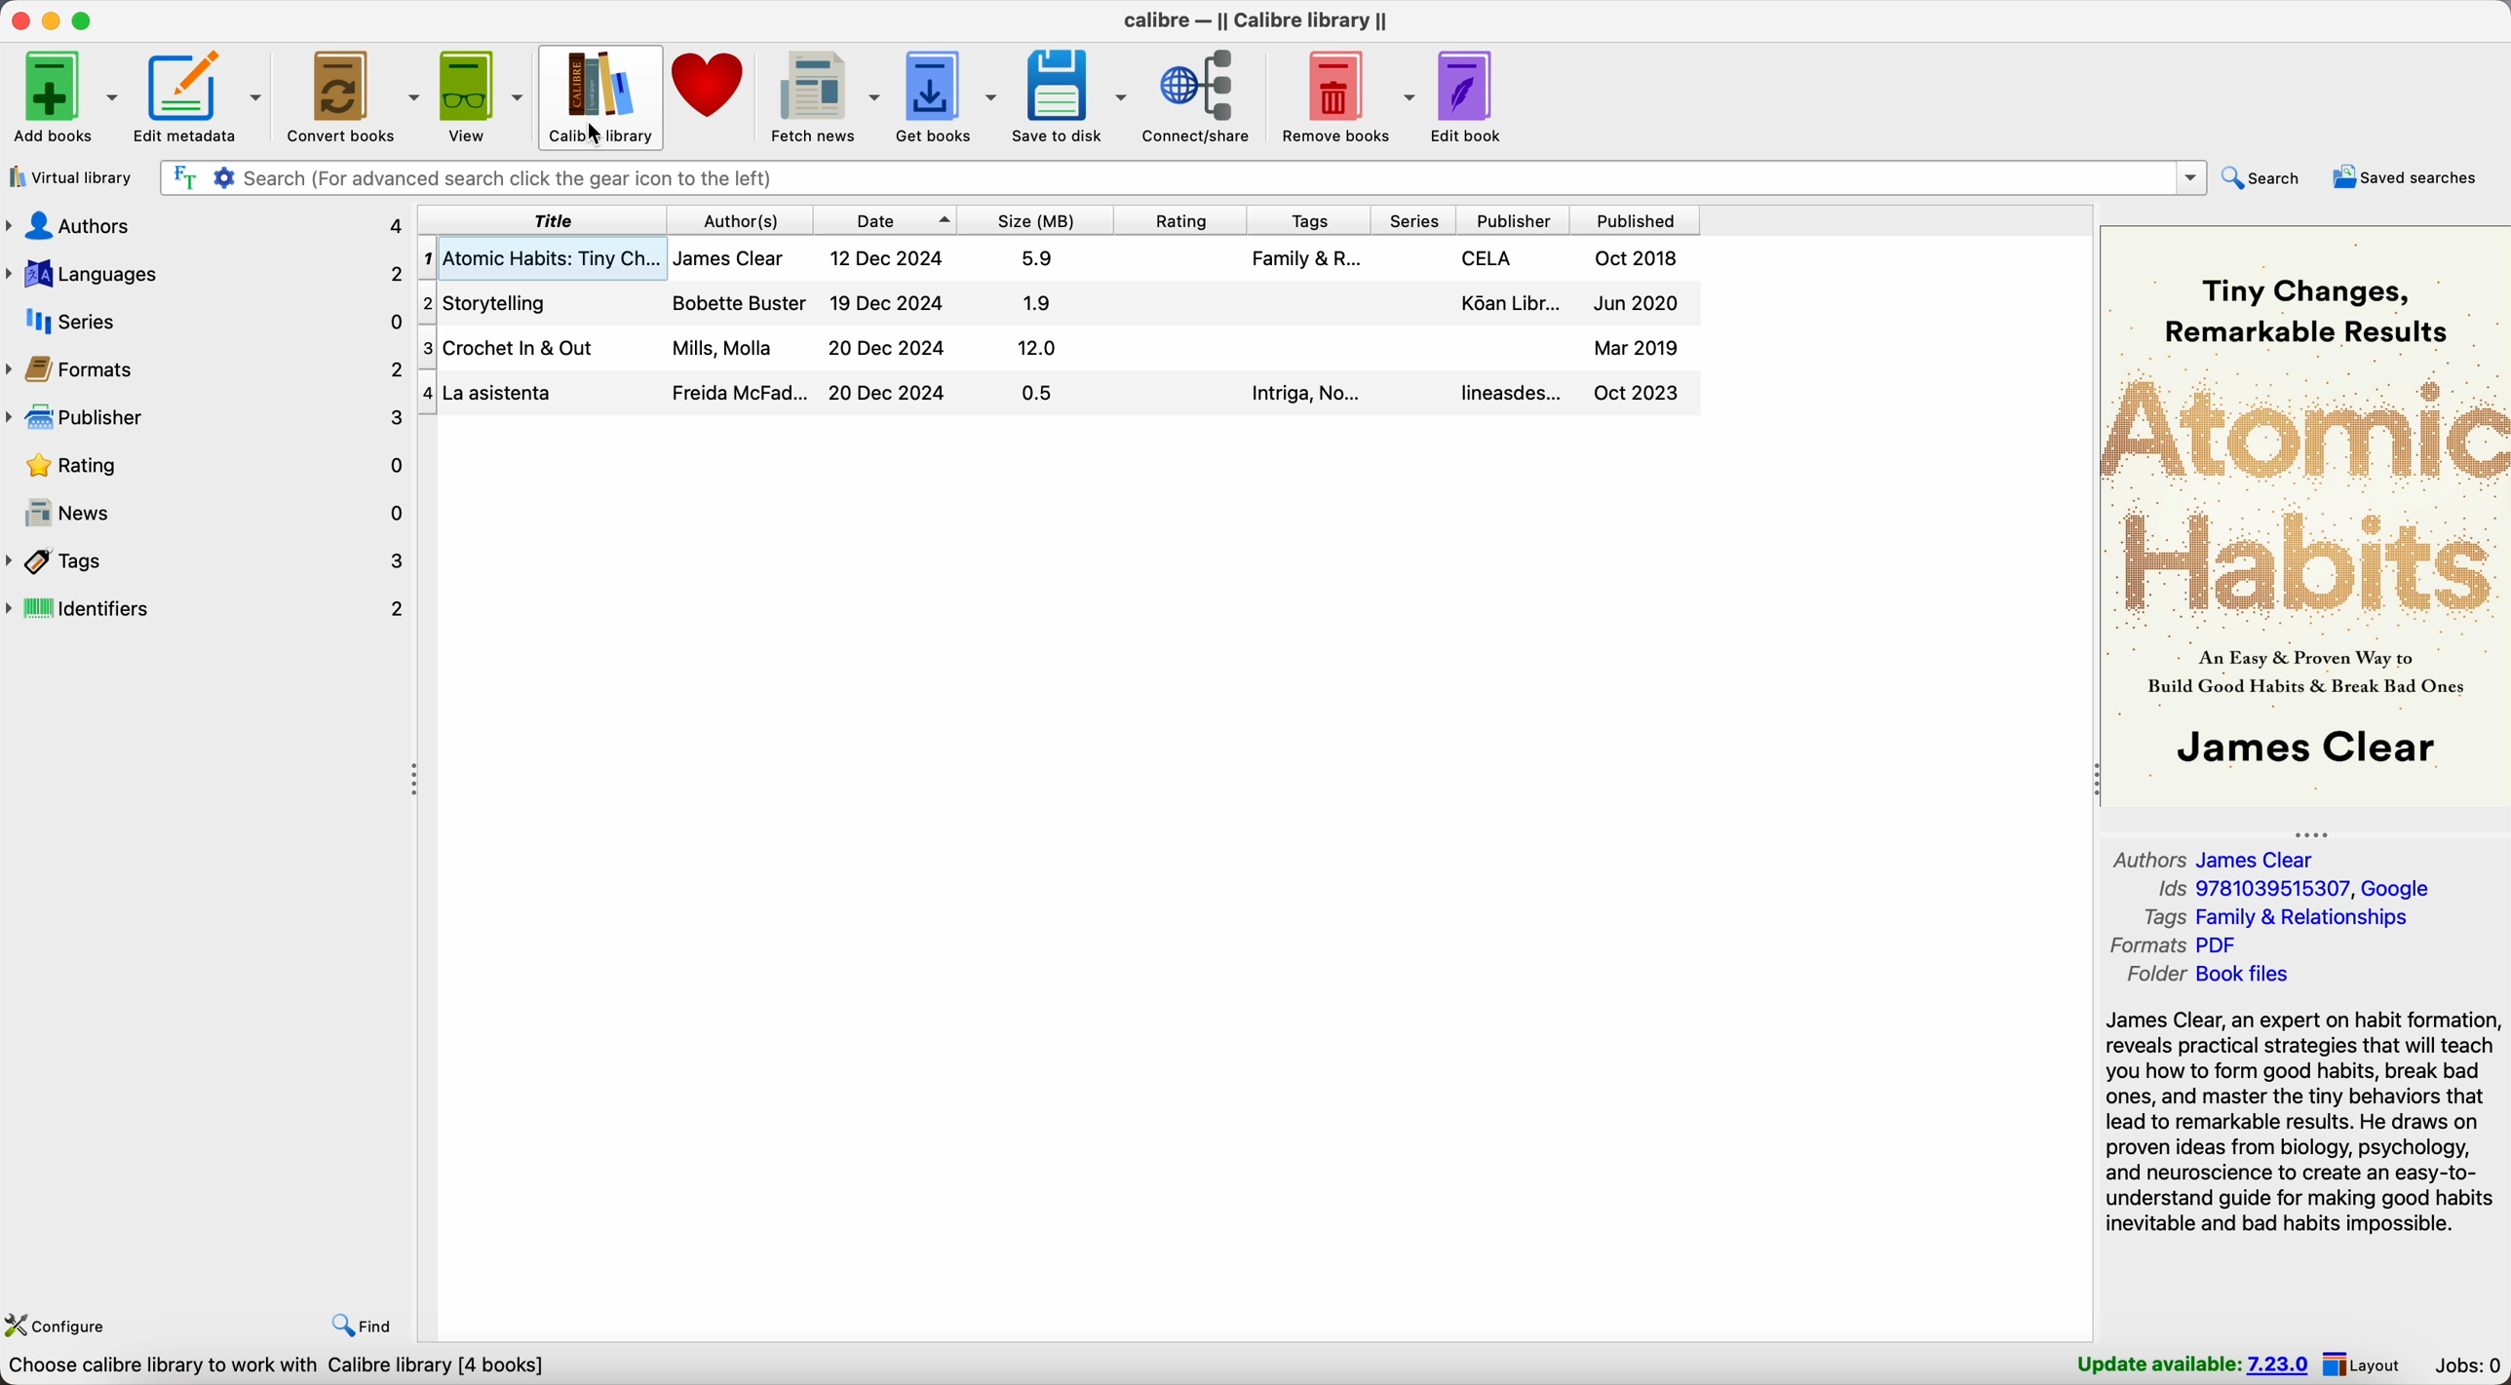  Describe the element at coordinates (1205, 97) in the screenshot. I see `connect/share` at that location.